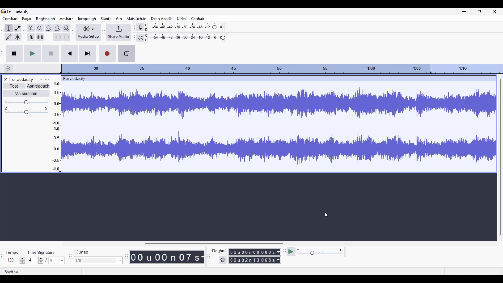  Describe the element at coordinates (32, 53) in the screenshot. I see `Play/Play once` at that location.